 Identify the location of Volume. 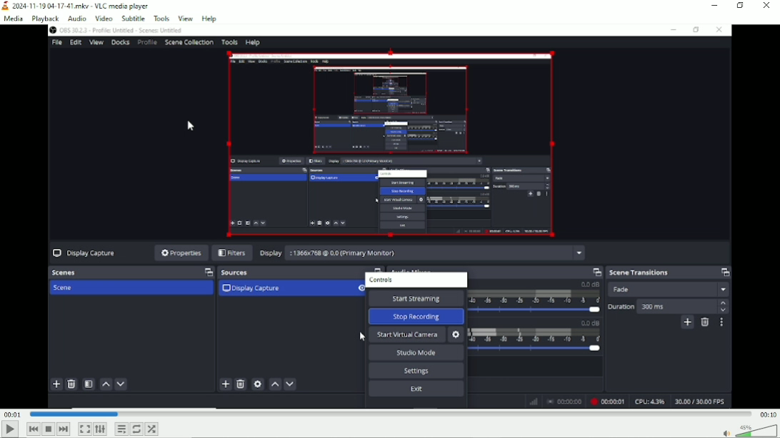
(747, 430).